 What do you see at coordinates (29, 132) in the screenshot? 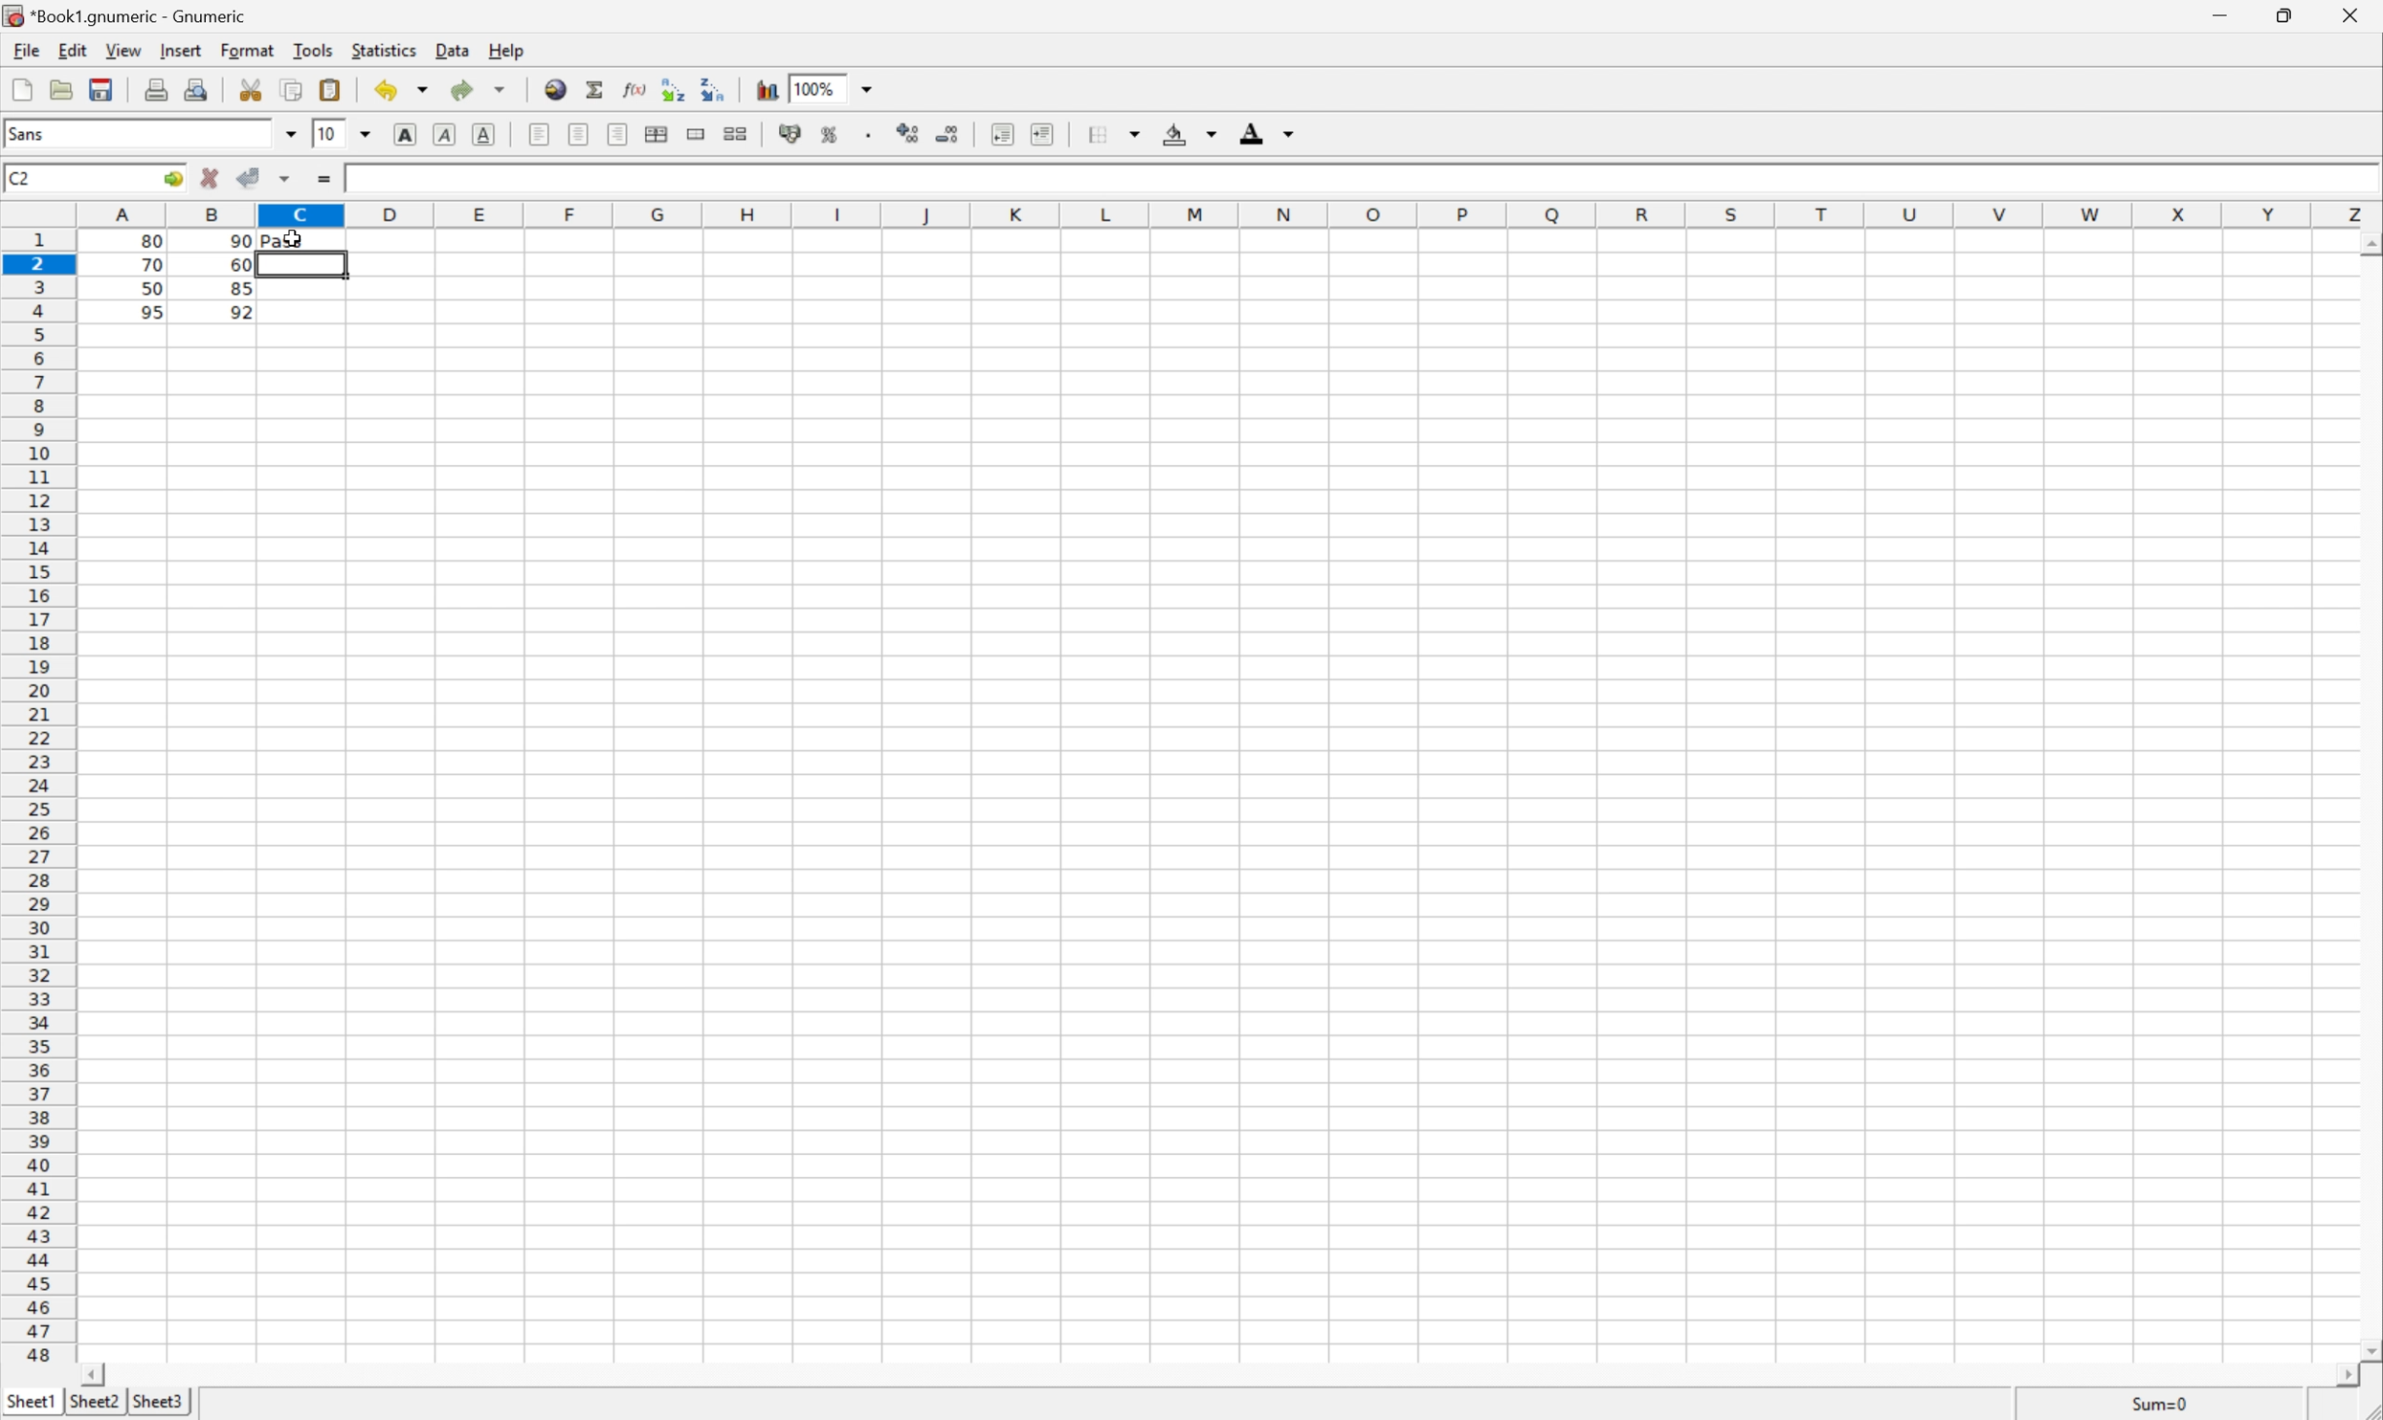
I see `Sans` at bounding box center [29, 132].